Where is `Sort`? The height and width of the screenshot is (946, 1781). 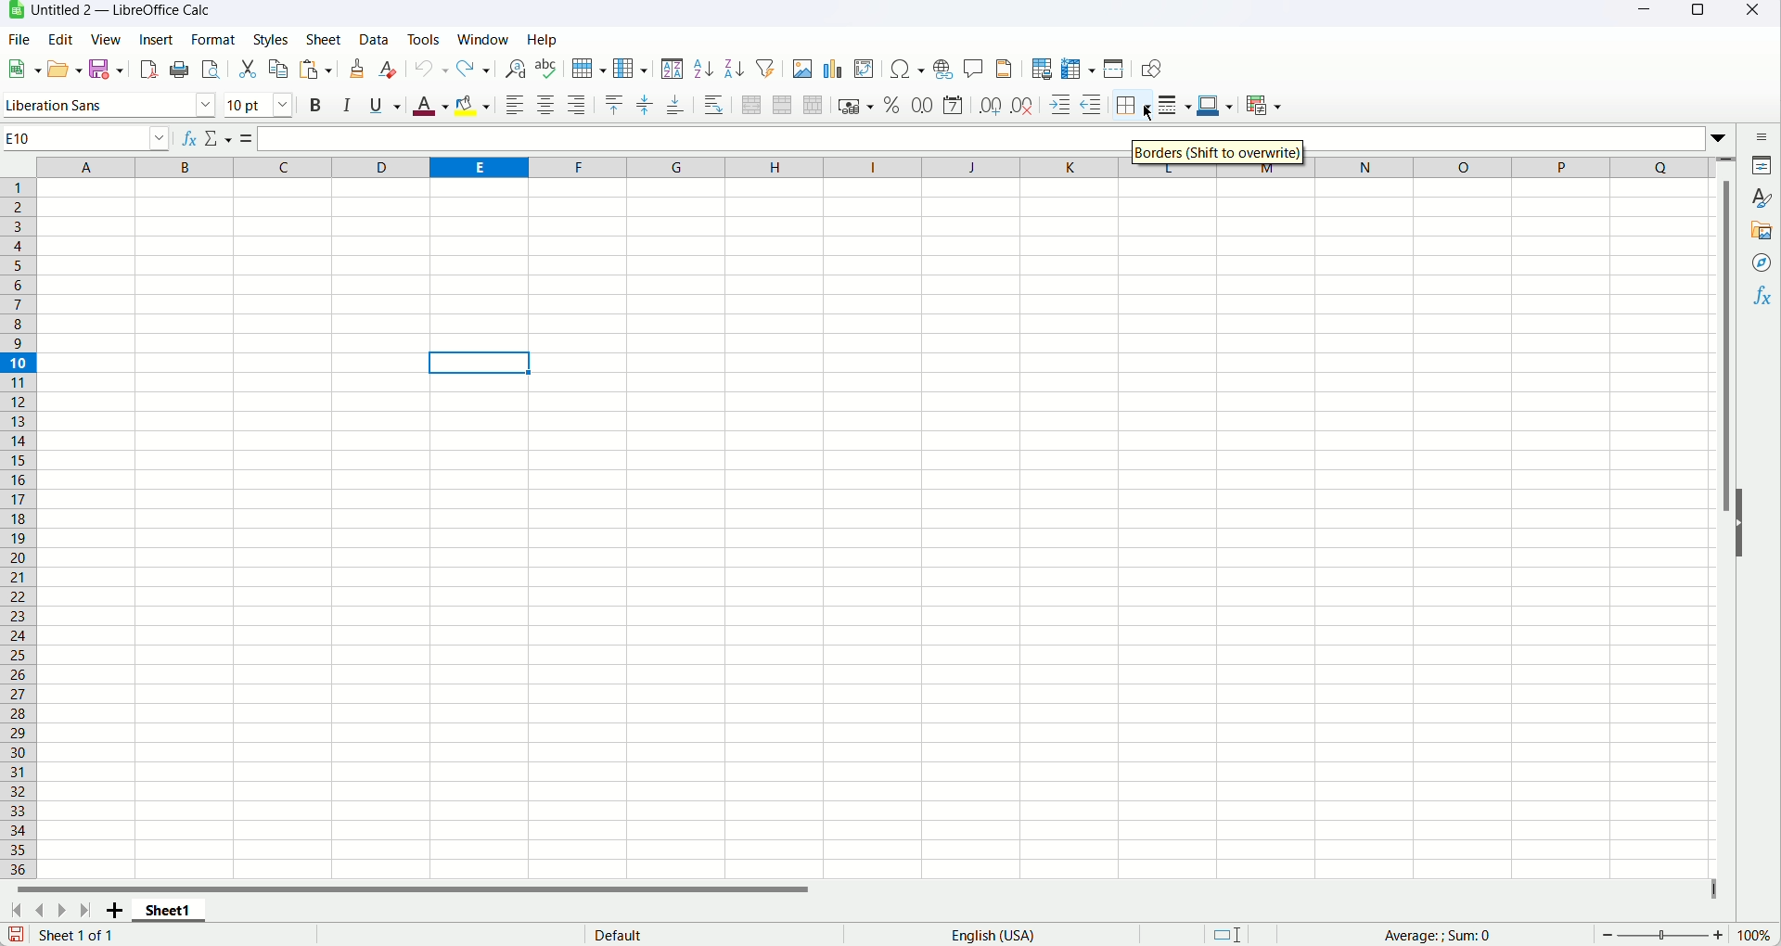 Sort is located at coordinates (673, 68).